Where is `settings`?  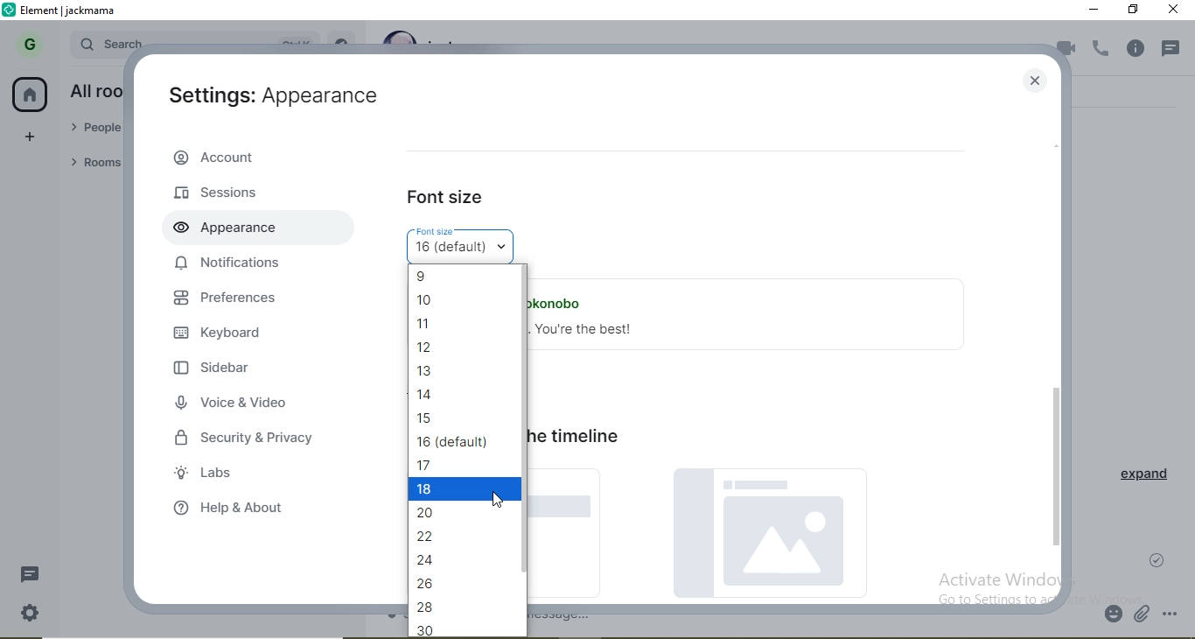 settings is located at coordinates (30, 613).